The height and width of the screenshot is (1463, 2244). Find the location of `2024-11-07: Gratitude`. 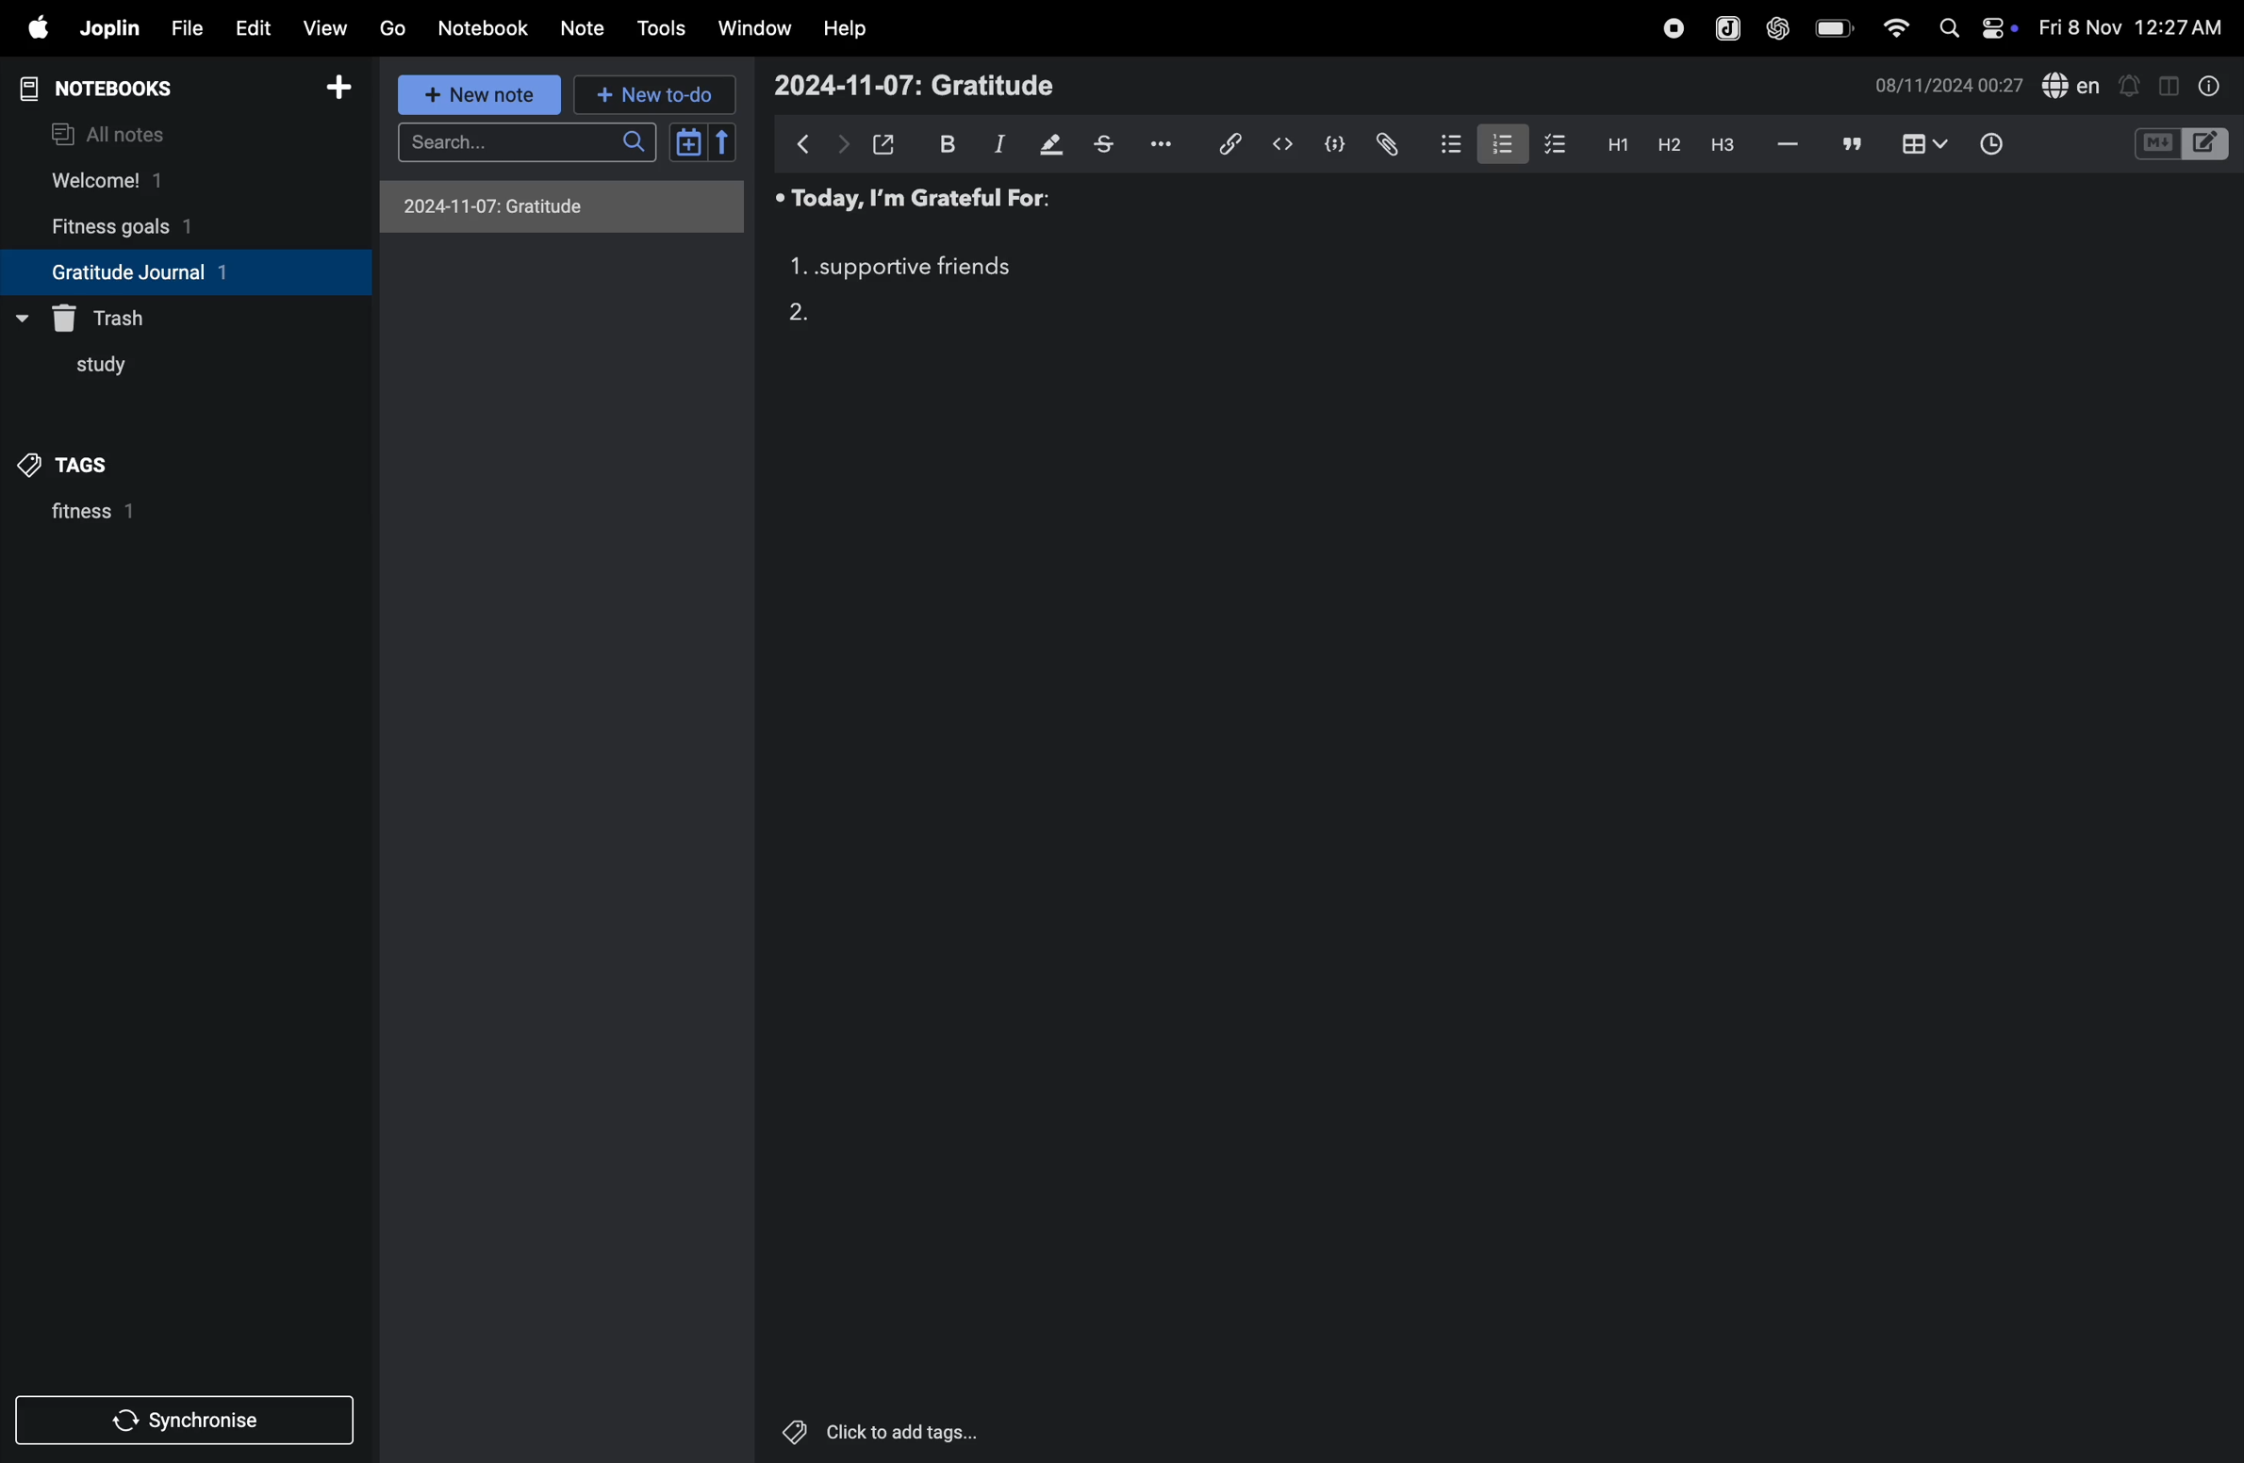

2024-11-07: Gratitude is located at coordinates (562, 207).